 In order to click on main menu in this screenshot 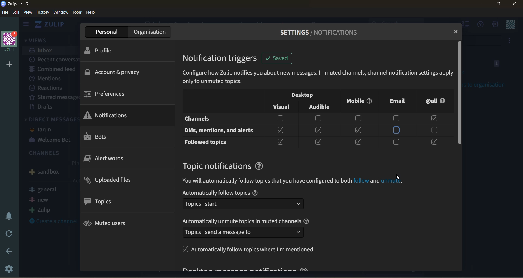, I will do `click(496, 24)`.